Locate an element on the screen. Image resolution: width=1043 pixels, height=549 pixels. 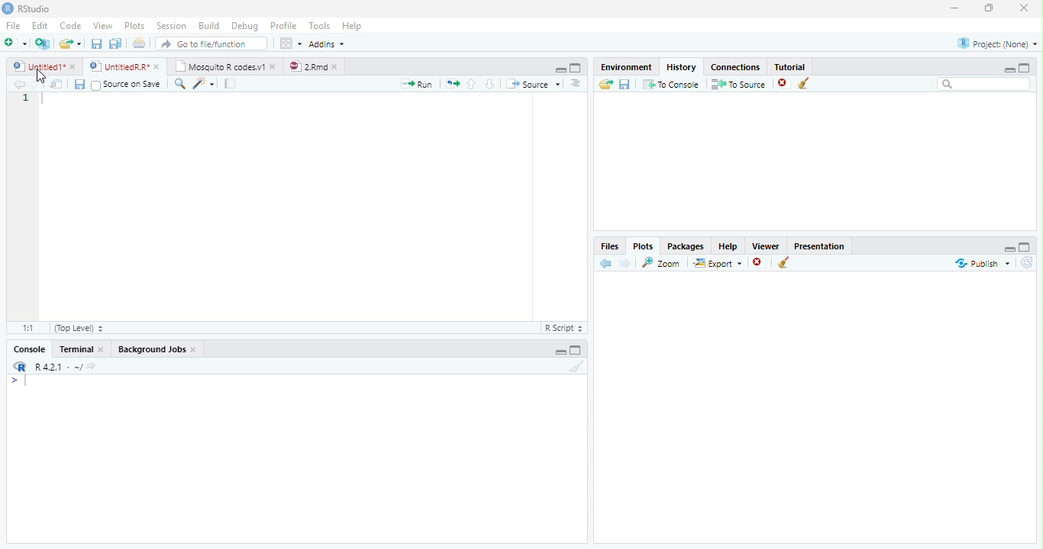
Go to file/function is located at coordinates (210, 43).